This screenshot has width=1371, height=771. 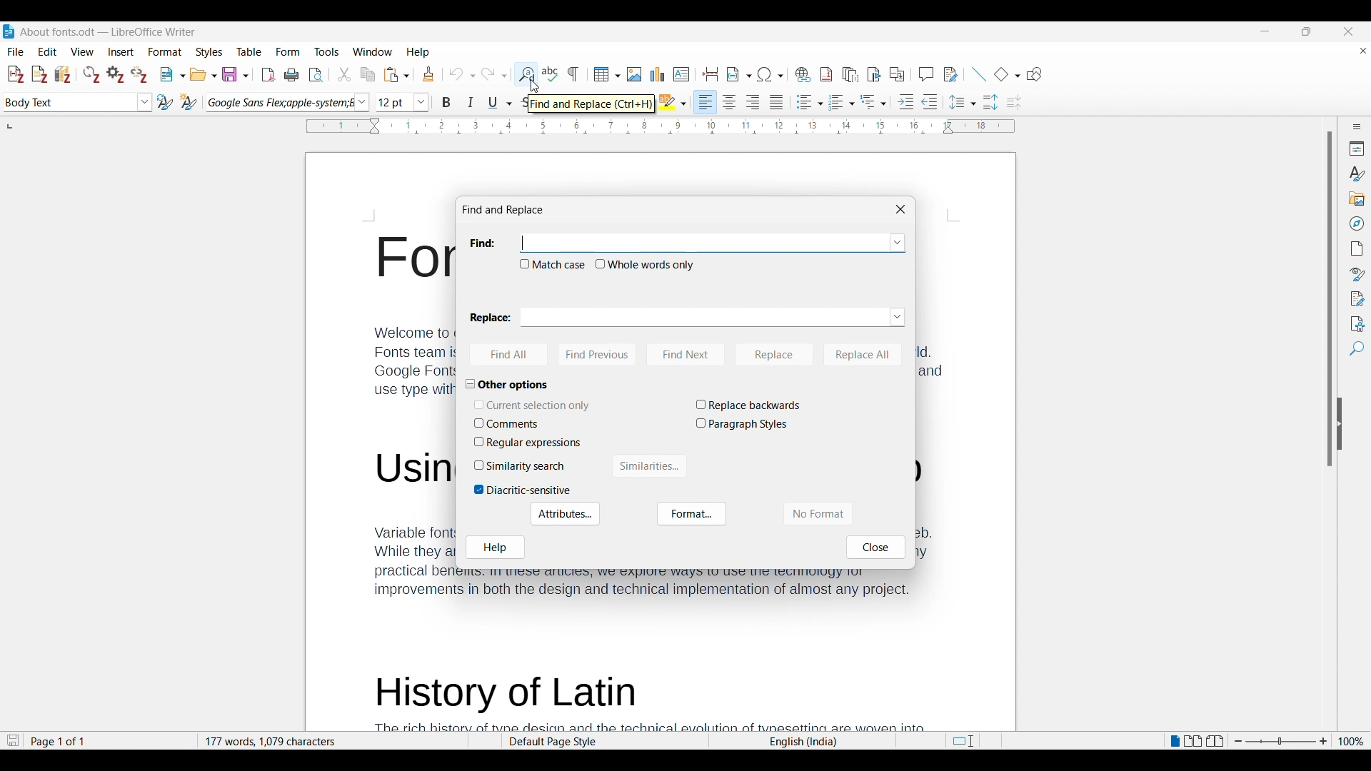 What do you see at coordinates (660, 126) in the screenshot?
I see `Page horizontal ruler` at bounding box center [660, 126].